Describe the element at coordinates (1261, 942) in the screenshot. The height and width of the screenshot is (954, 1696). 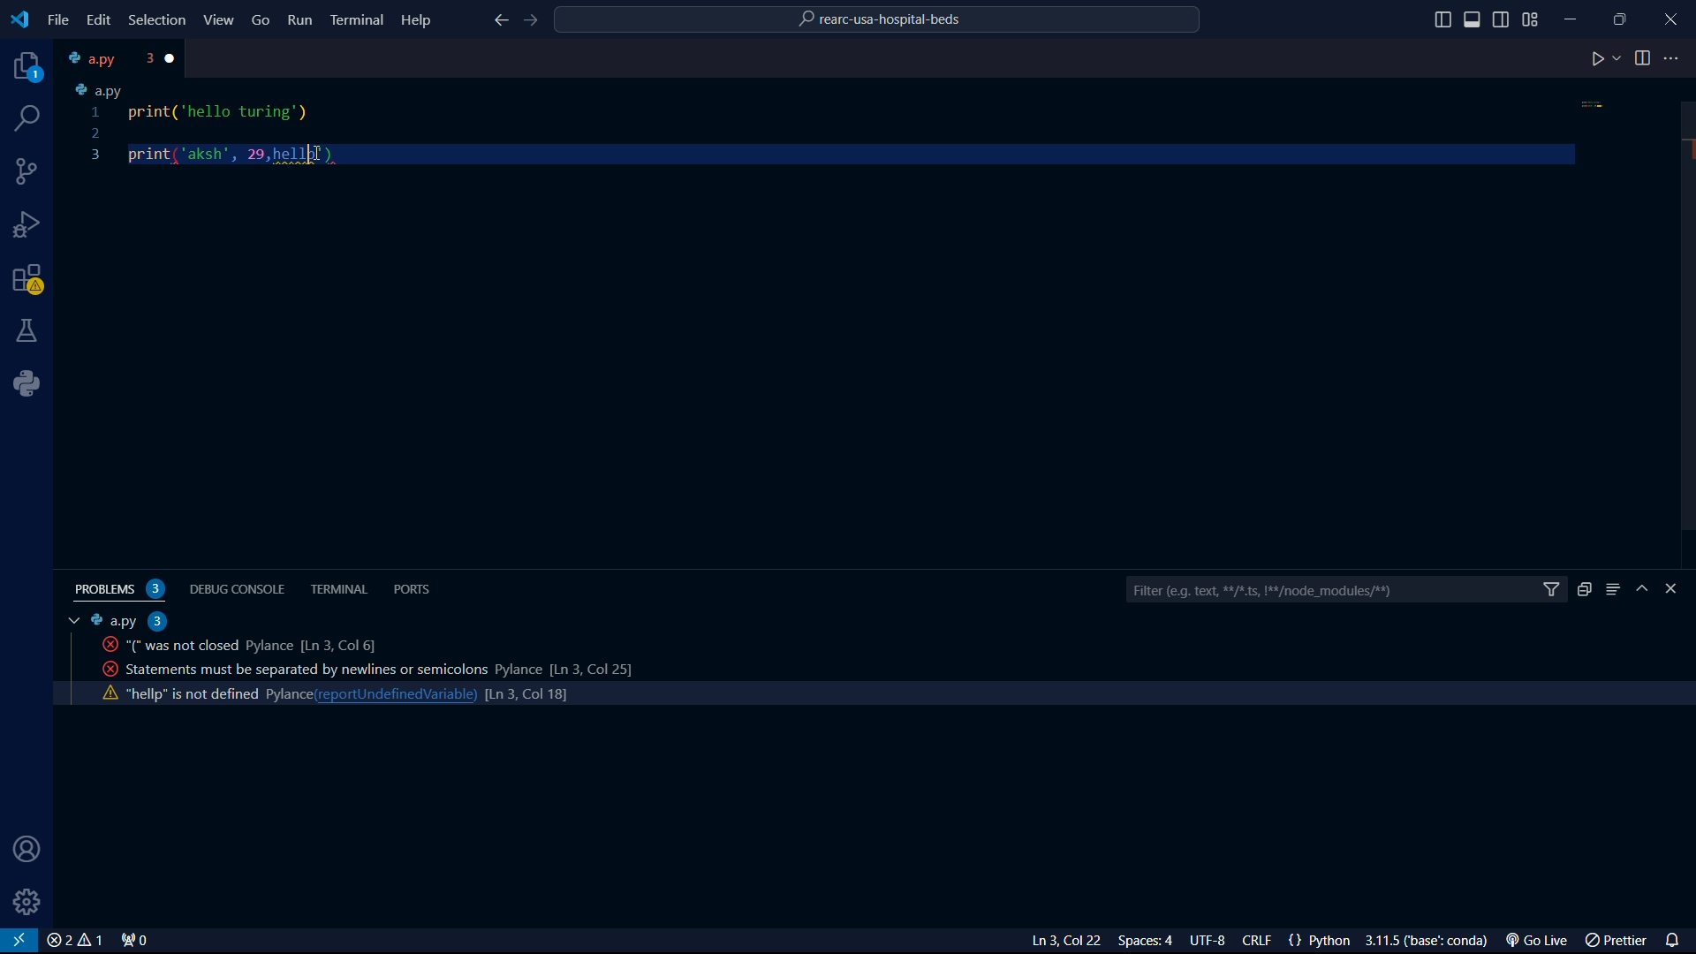
I see `CRLF` at that location.